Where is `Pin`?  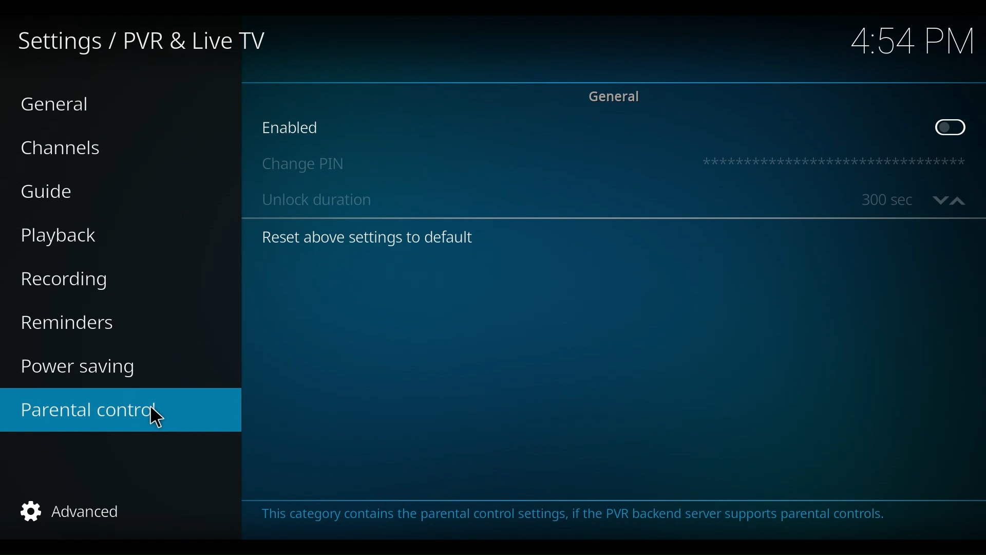 Pin is located at coordinates (833, 164).